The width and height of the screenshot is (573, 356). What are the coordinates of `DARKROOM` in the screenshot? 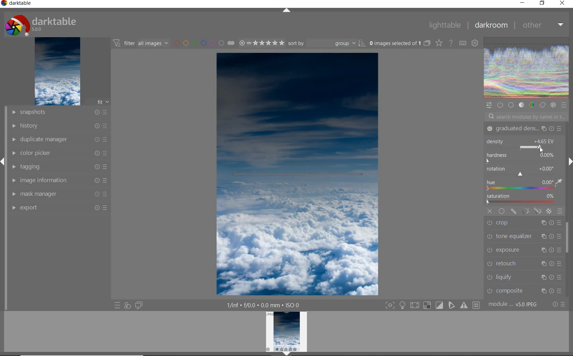 It's located at (490, 25).